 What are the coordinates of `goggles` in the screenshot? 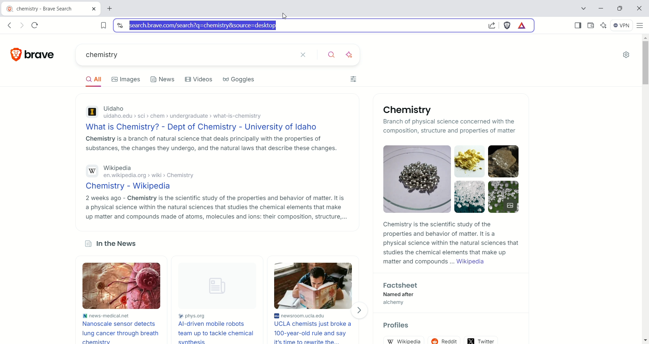 It's located at (238, 80).